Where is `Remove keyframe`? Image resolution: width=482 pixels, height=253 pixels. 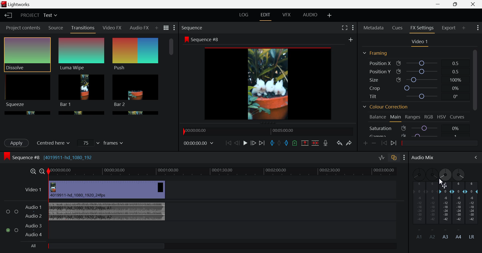
Remove keyframe is located at coordinates (374, 143).